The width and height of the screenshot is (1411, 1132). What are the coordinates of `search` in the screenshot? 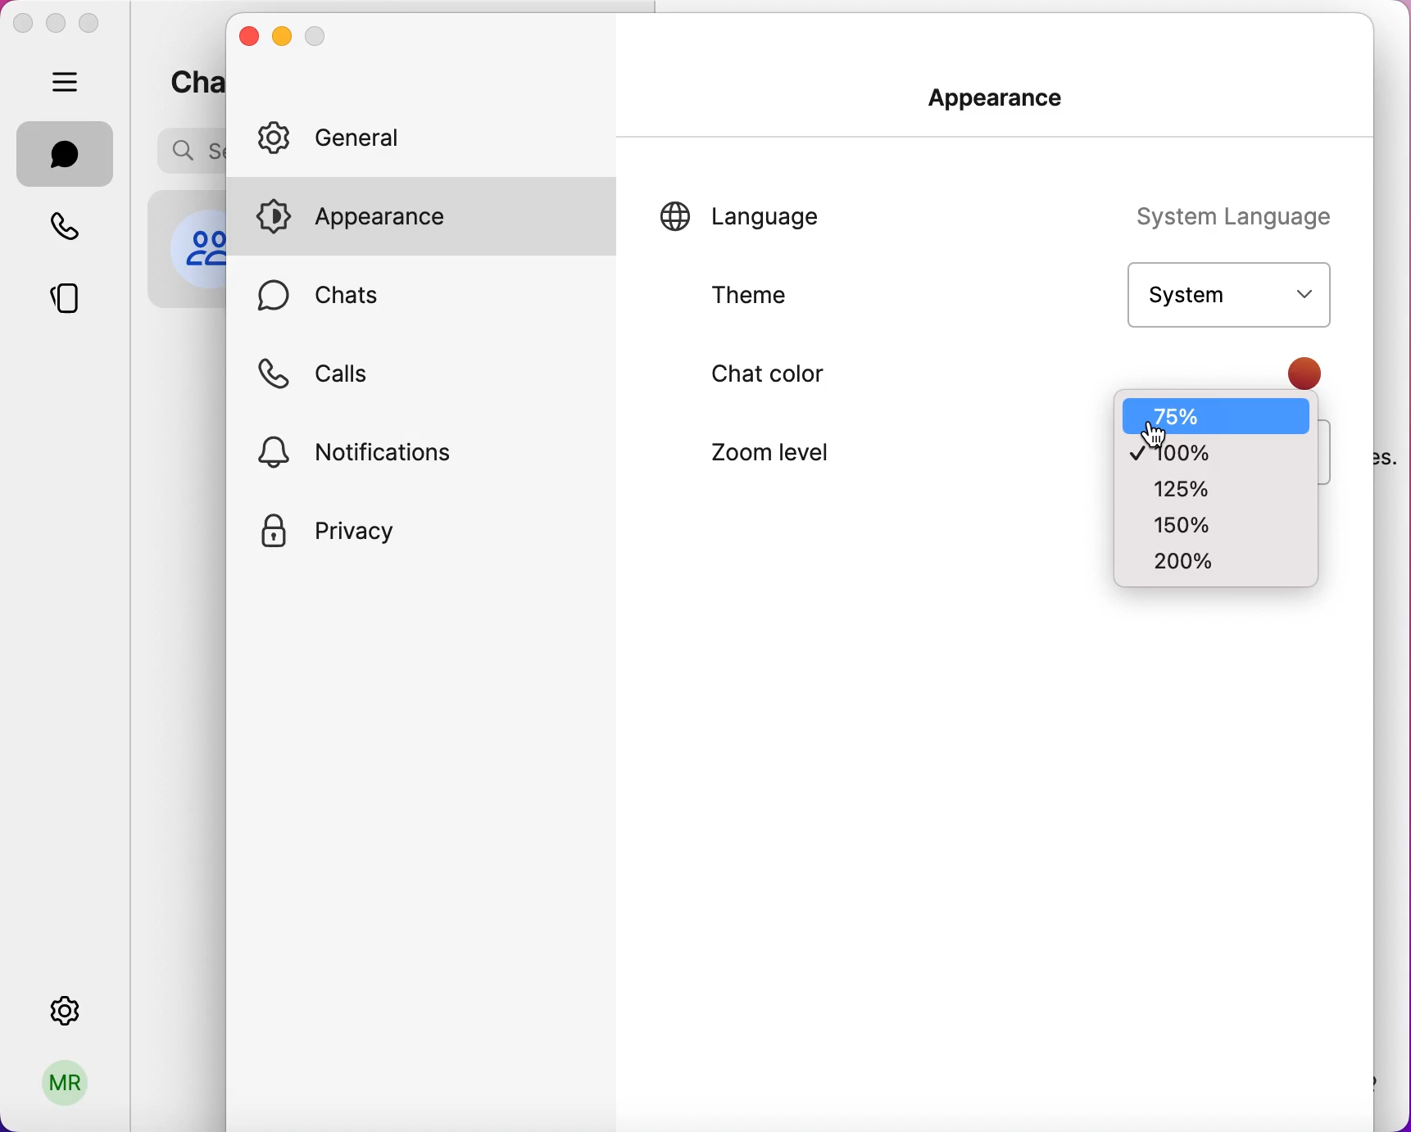 It's located at (180, 152).